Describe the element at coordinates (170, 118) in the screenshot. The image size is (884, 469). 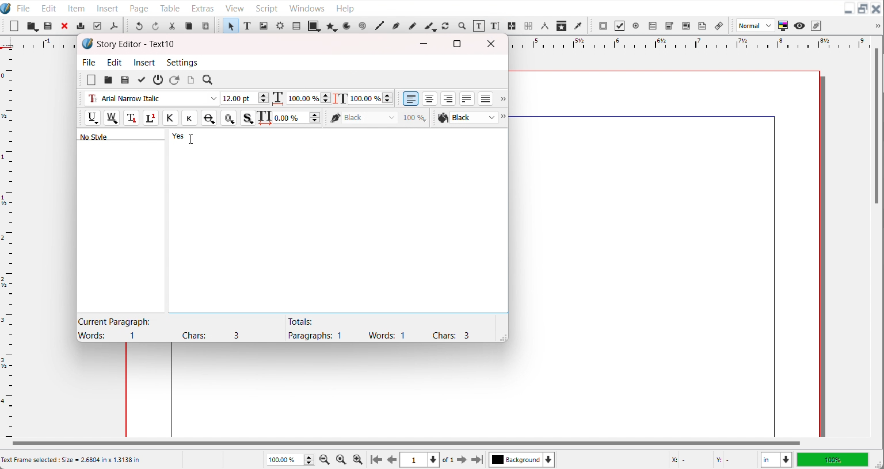
I see `All caps` at that location.